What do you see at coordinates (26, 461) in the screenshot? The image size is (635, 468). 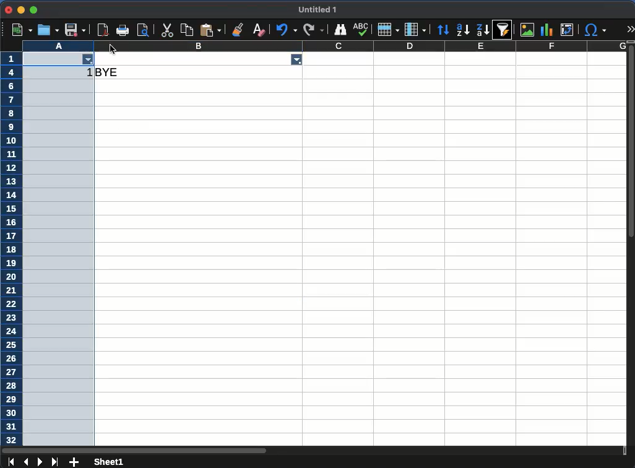 I see `previous sheet` at bounding box center [26, 461].